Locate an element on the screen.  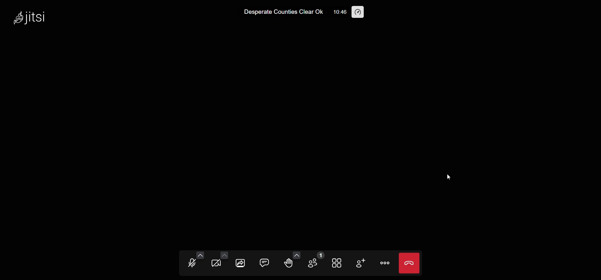
screen share is located at coordinates (240, 264).